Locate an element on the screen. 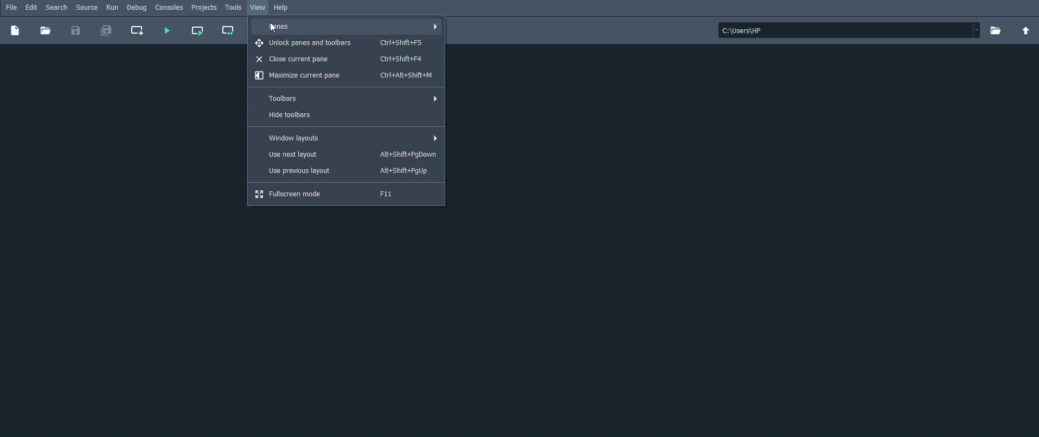  Hide toolbars is located at coordinates (348, 115).